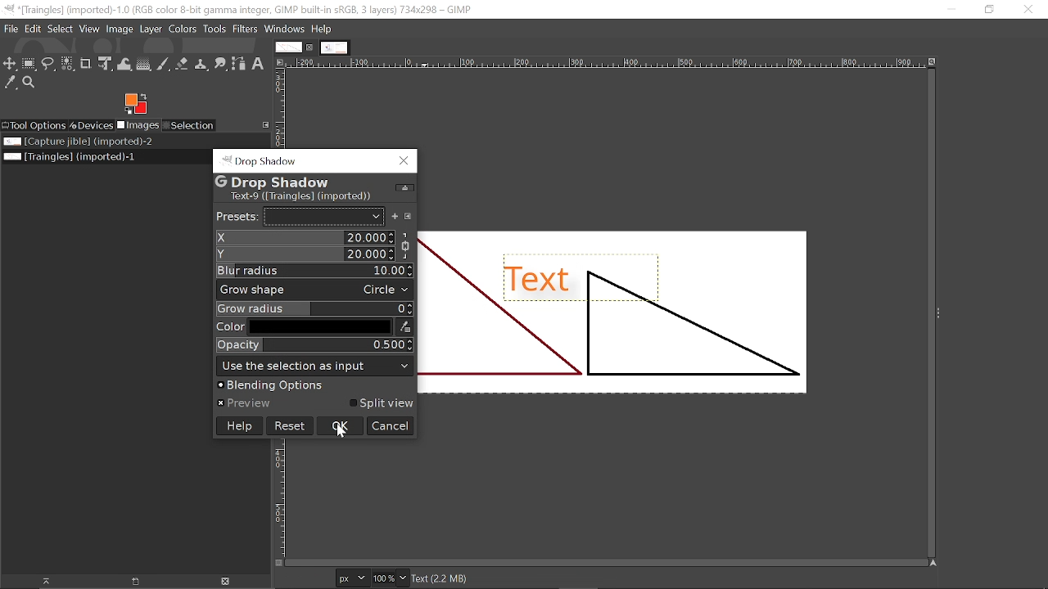  Describe the element at coordinates (315, 289) in the screenshot. I see `Grow shape` at that location.